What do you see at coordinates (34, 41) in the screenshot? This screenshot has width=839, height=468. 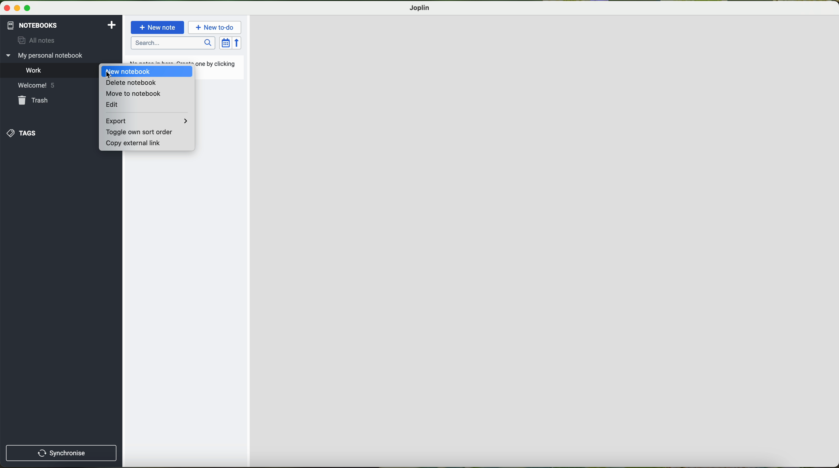 I see `all notes` at bounding box center [34, 41].